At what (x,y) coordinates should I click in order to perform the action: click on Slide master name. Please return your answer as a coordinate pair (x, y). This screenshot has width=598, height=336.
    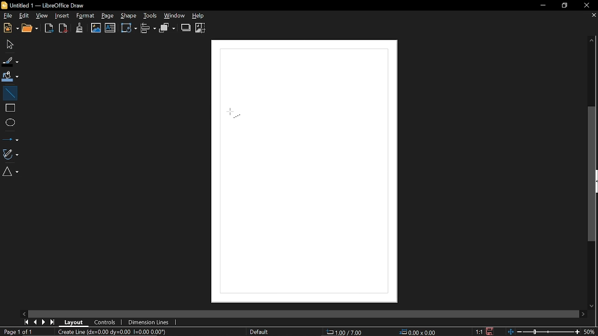
    Looking at the image, I should click on (267, 331).